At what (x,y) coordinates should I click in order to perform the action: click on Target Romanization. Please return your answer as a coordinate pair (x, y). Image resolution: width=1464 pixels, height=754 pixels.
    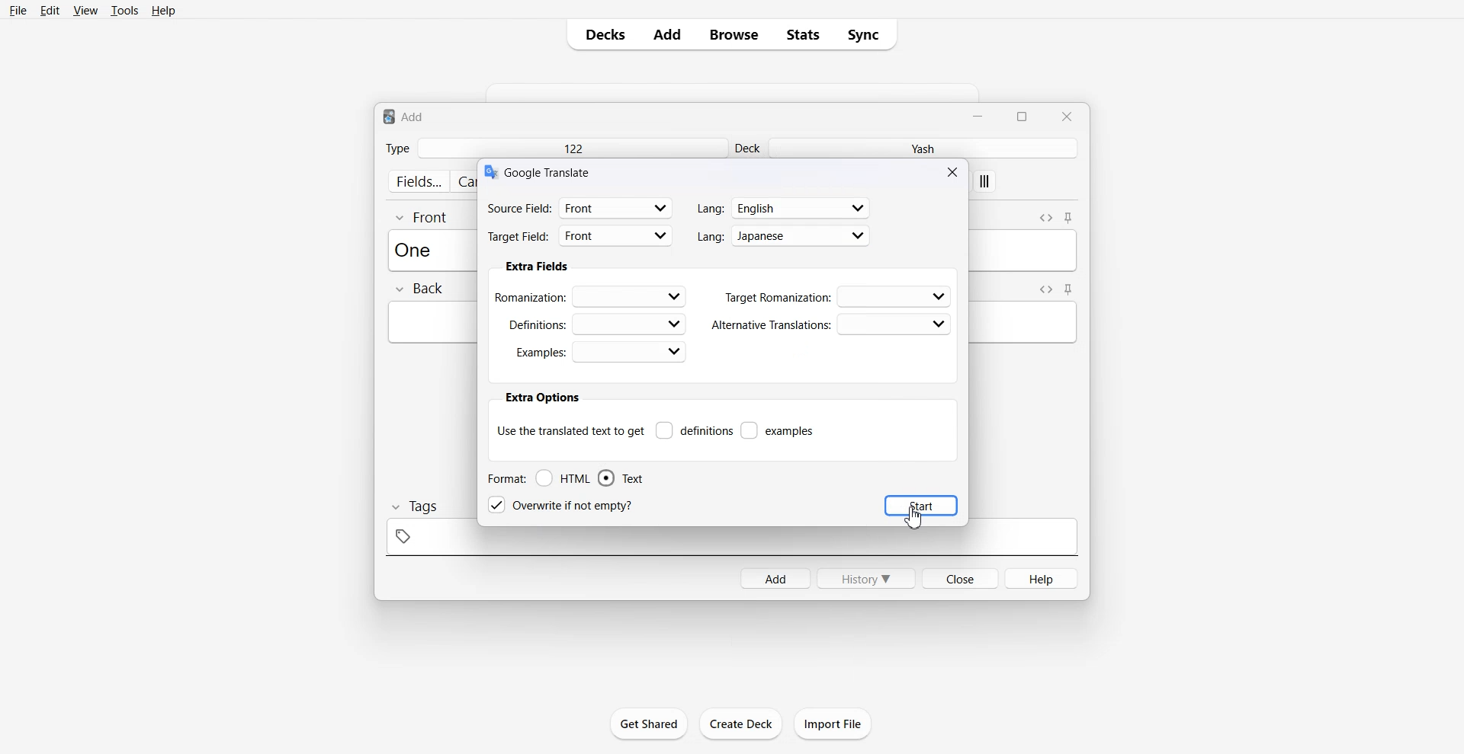
    Looking at the image, I should click on (839, 296).